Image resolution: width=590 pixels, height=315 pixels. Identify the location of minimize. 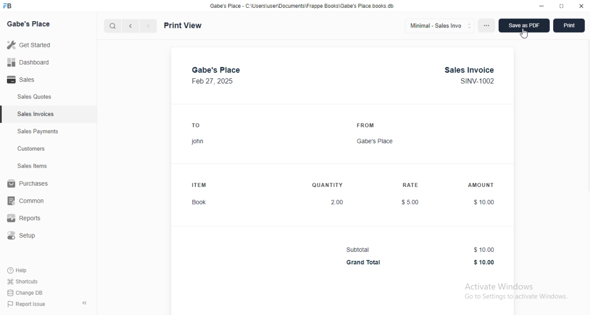
(542, 6).